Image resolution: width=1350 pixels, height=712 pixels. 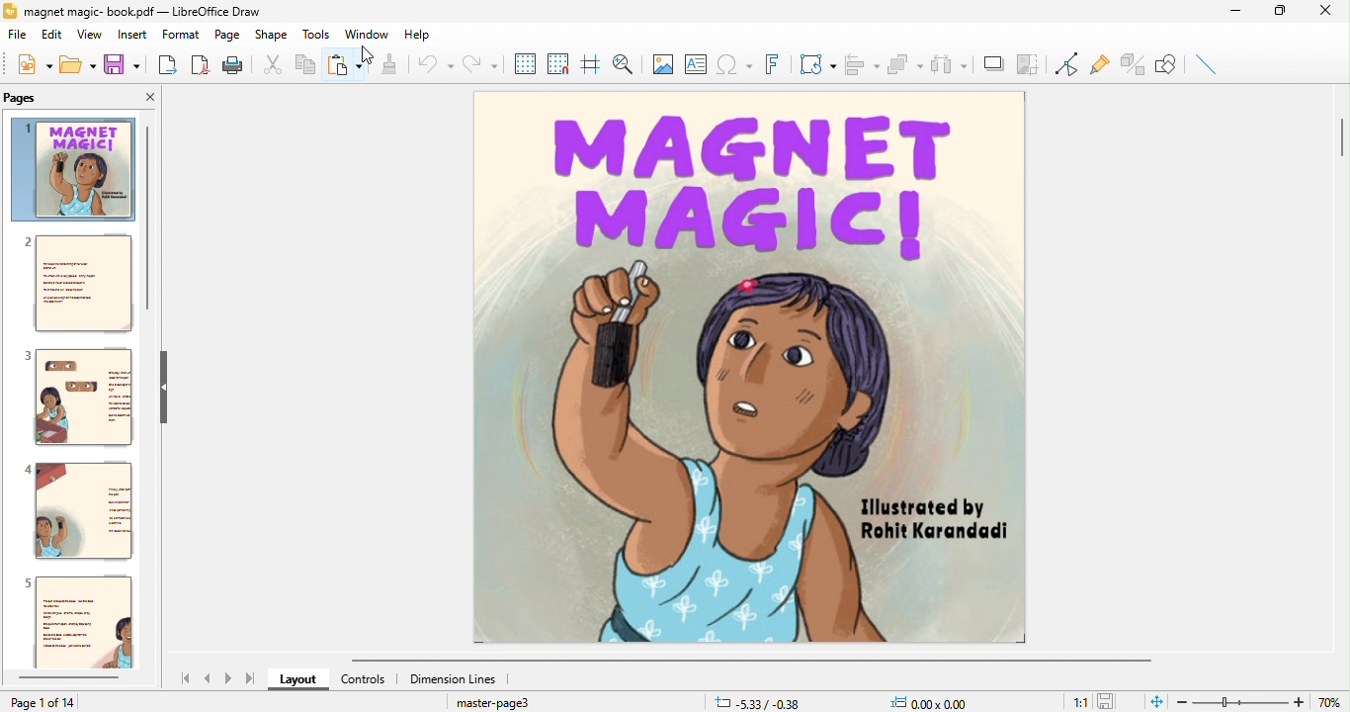 I want to click on the document has not been modified since the last save, so click(x=1114, y=701).